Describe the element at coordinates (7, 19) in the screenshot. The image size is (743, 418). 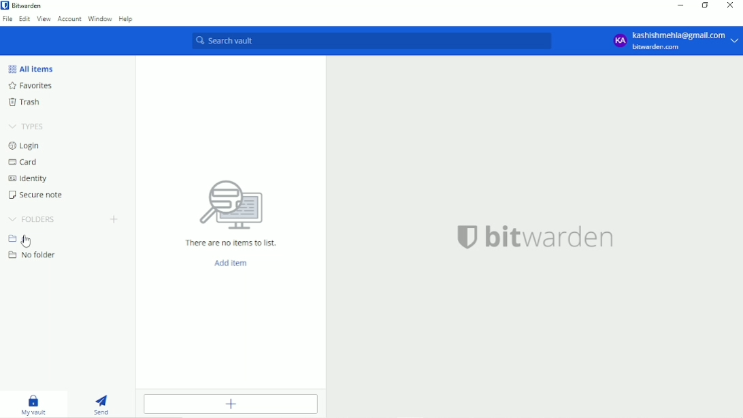
I see `File` at that location.